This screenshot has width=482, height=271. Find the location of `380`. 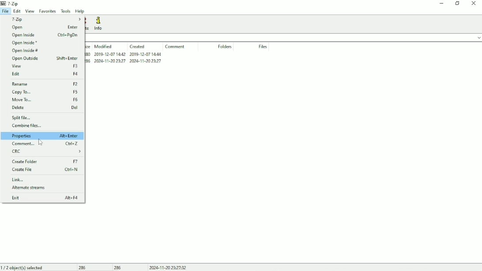

380 is located at coordinates (88, 54).